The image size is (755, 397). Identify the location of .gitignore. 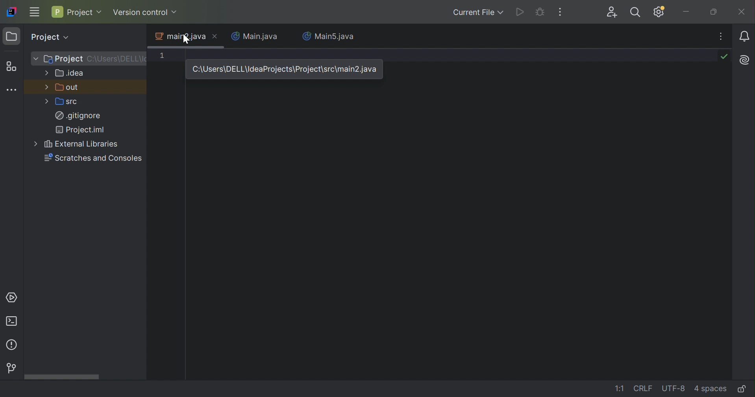
(78, 117).